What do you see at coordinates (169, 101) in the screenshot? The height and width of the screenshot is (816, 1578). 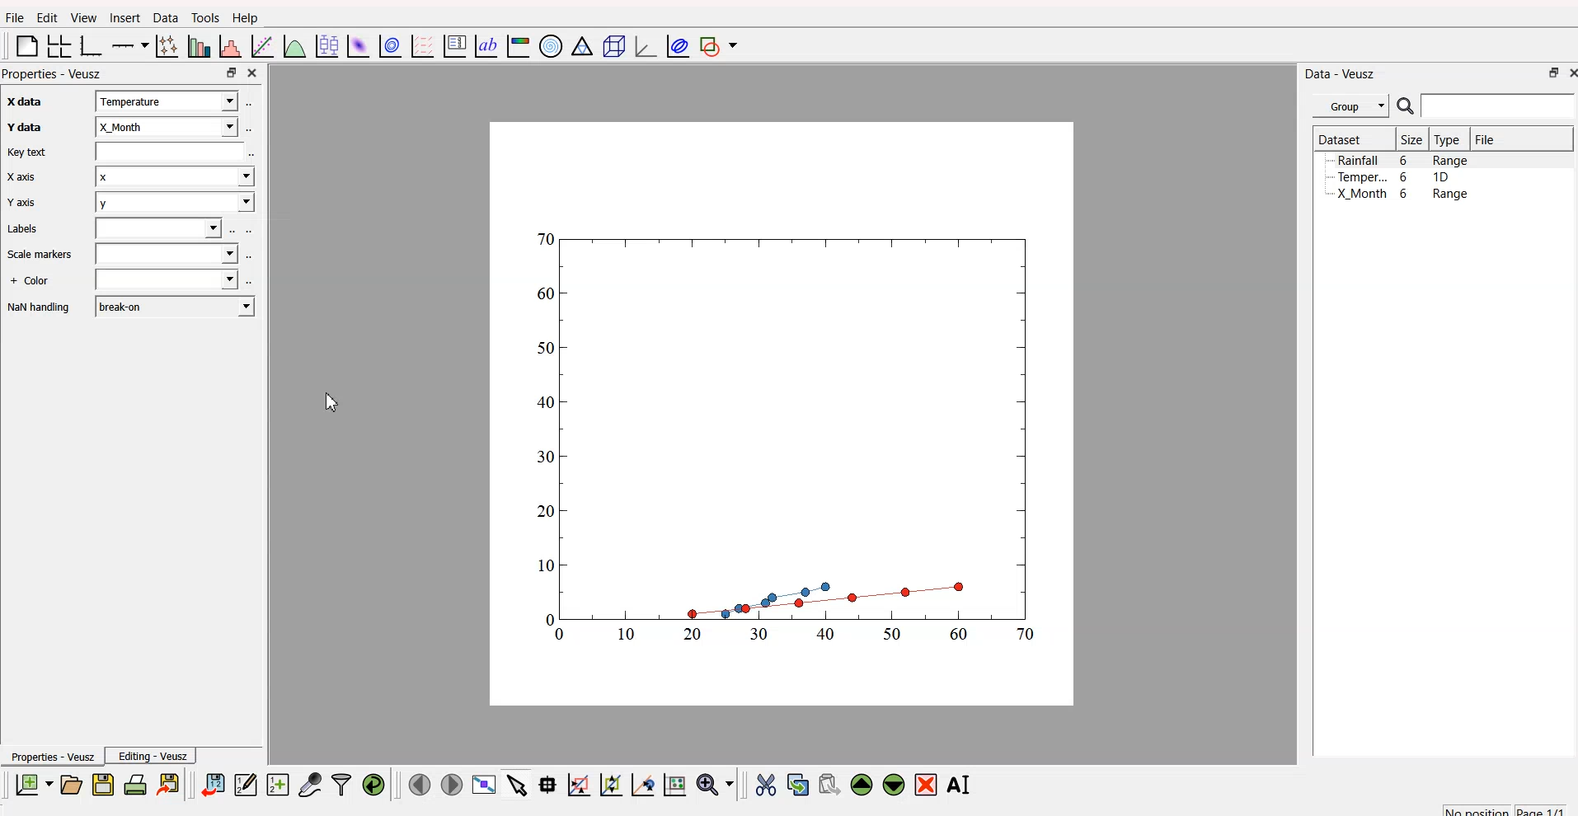 I see `x` at bounding box center [169, 101].